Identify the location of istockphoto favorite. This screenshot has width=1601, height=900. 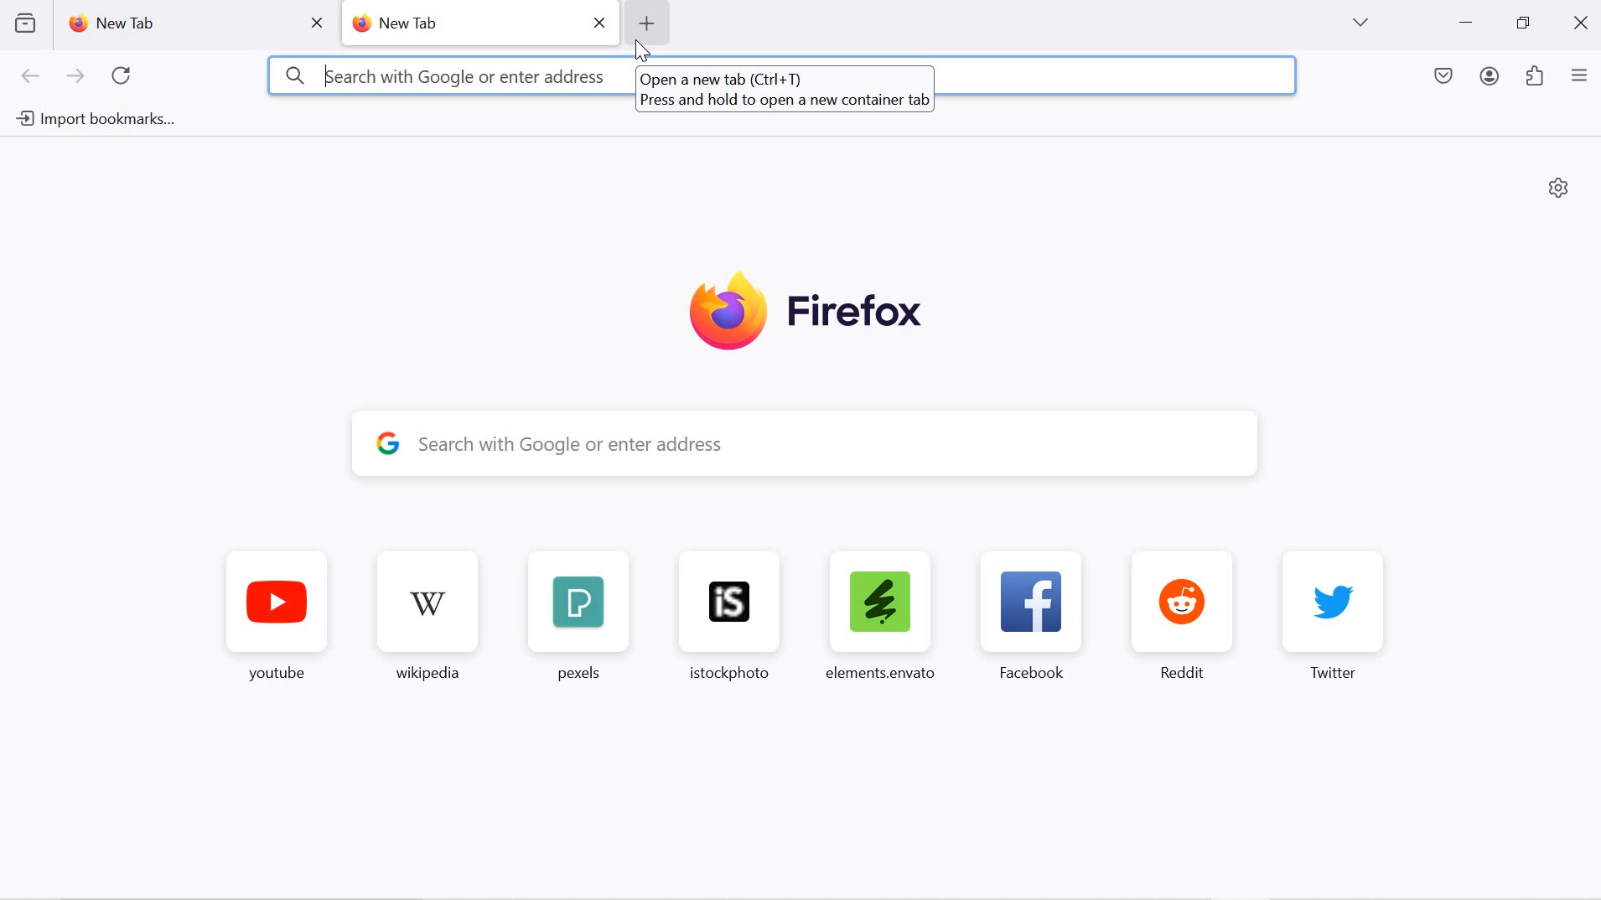
(722, 615).